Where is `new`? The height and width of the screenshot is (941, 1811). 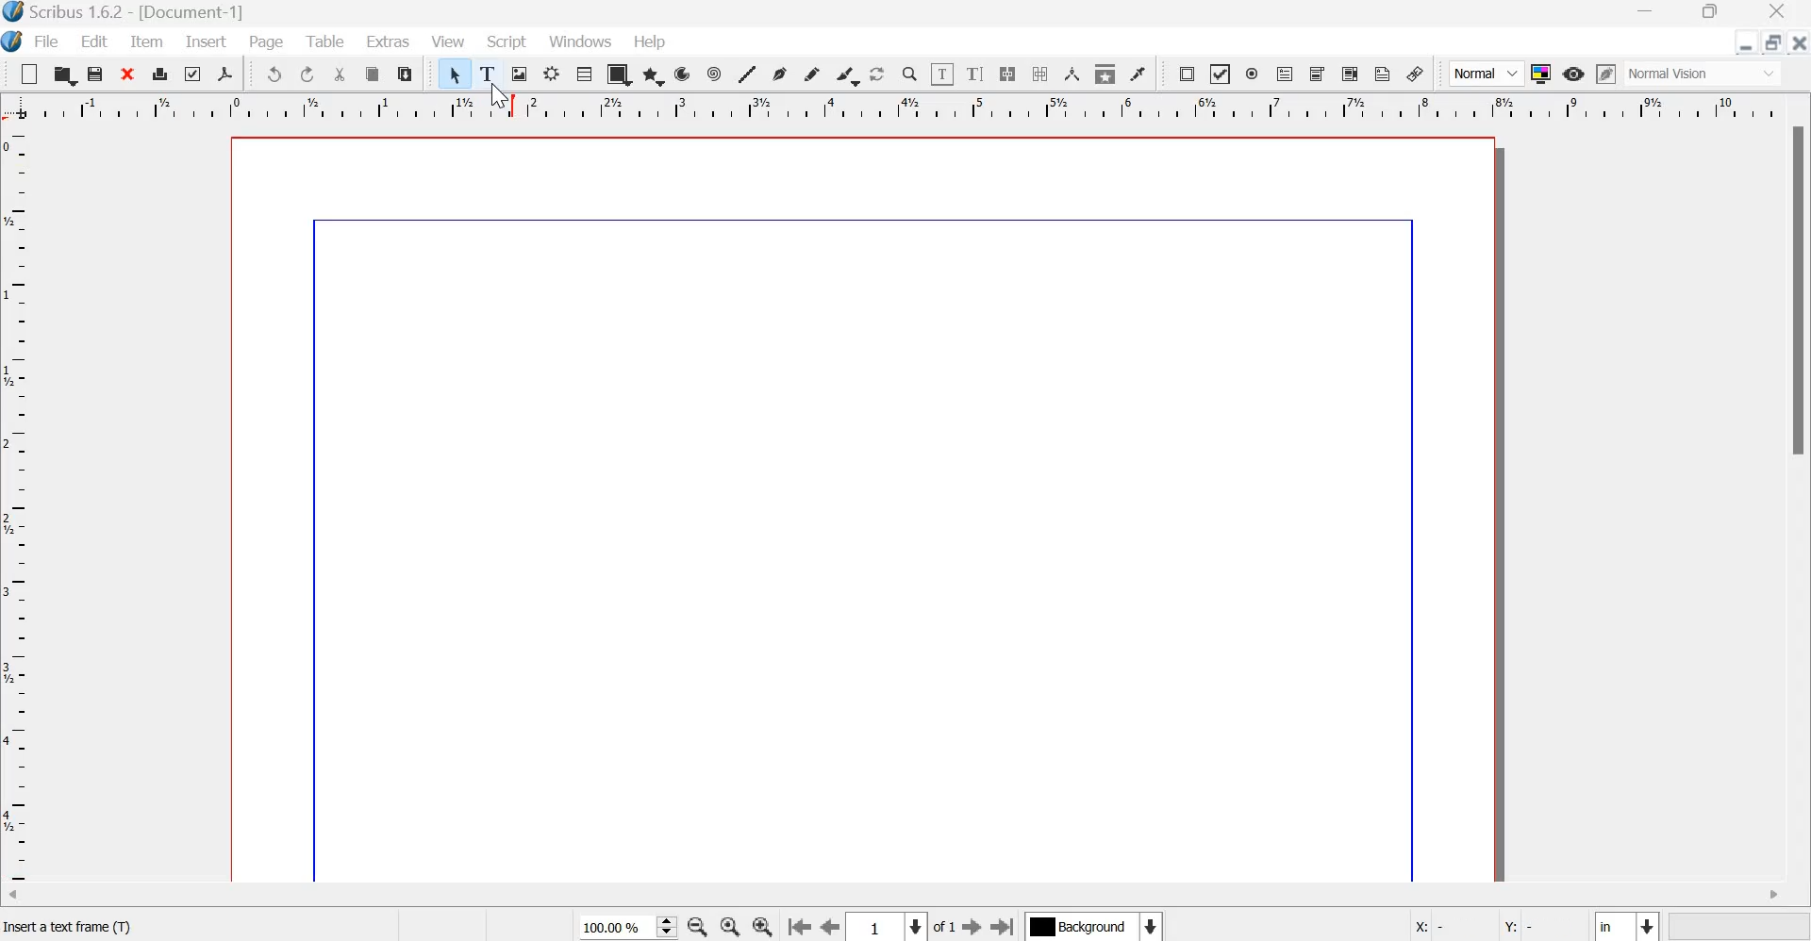 new is located at coordinates (29, 74).